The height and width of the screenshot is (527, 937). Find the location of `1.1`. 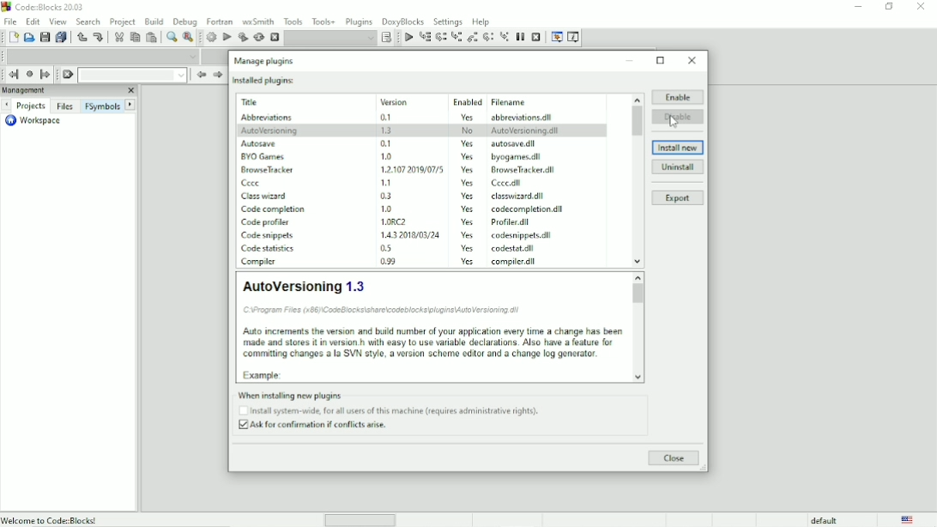

1.1 is located at coordinates (388, 182).